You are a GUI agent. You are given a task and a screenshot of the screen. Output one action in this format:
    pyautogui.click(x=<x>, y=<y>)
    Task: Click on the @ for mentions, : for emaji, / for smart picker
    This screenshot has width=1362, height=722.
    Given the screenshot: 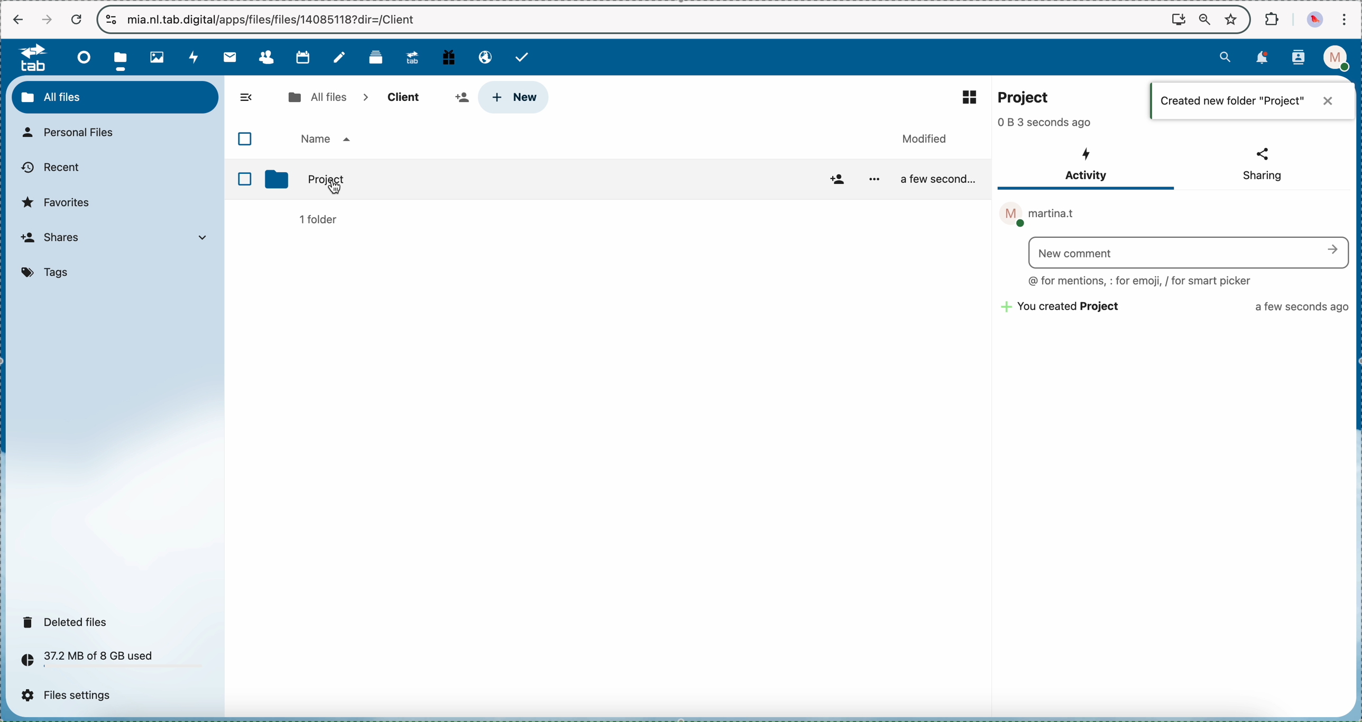 What is the action you would take?
    pyautogui.click(x=1140, y=282)
    